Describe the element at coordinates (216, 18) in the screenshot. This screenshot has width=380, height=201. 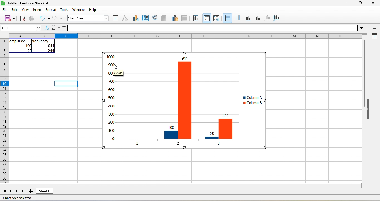
I see `legend` at that location.